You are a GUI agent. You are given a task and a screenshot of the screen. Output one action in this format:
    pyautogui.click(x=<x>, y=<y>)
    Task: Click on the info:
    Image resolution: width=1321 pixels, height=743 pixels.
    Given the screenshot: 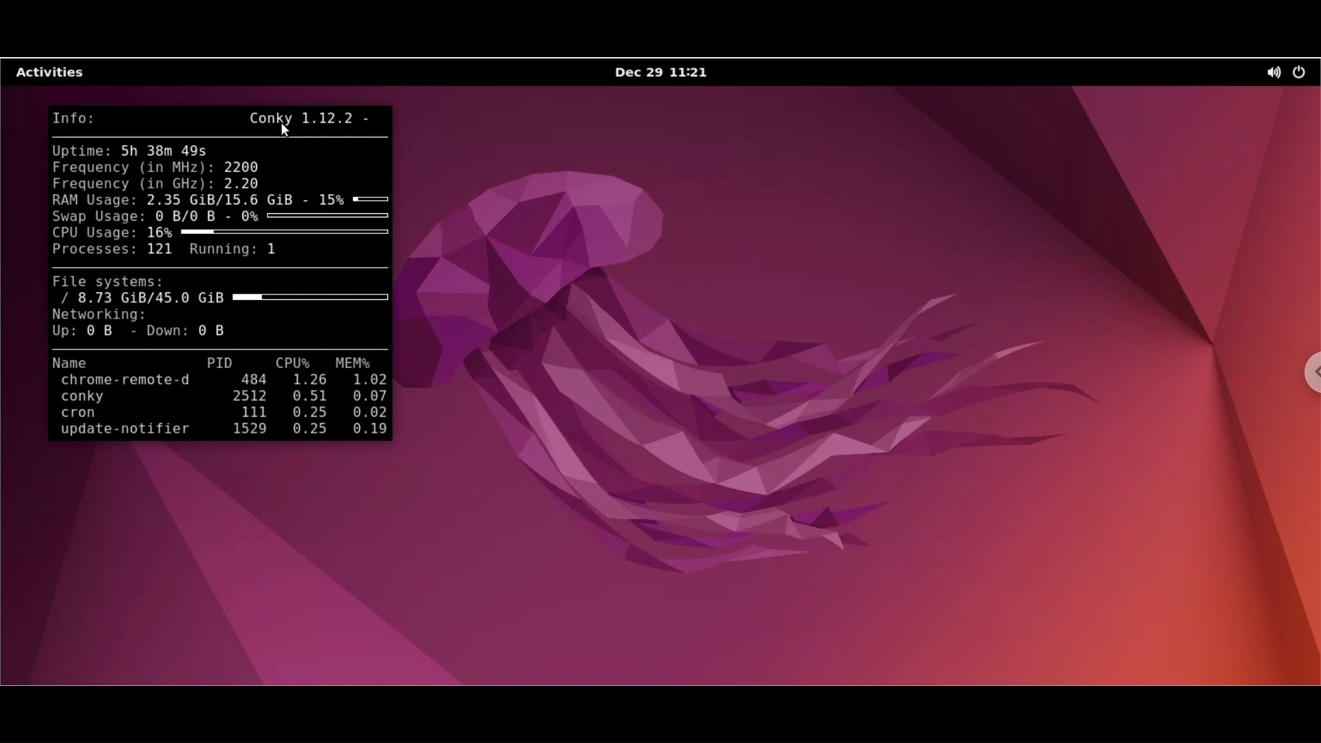 What is the action you would take?
    pyautogui.click(x=72, y=118)
    